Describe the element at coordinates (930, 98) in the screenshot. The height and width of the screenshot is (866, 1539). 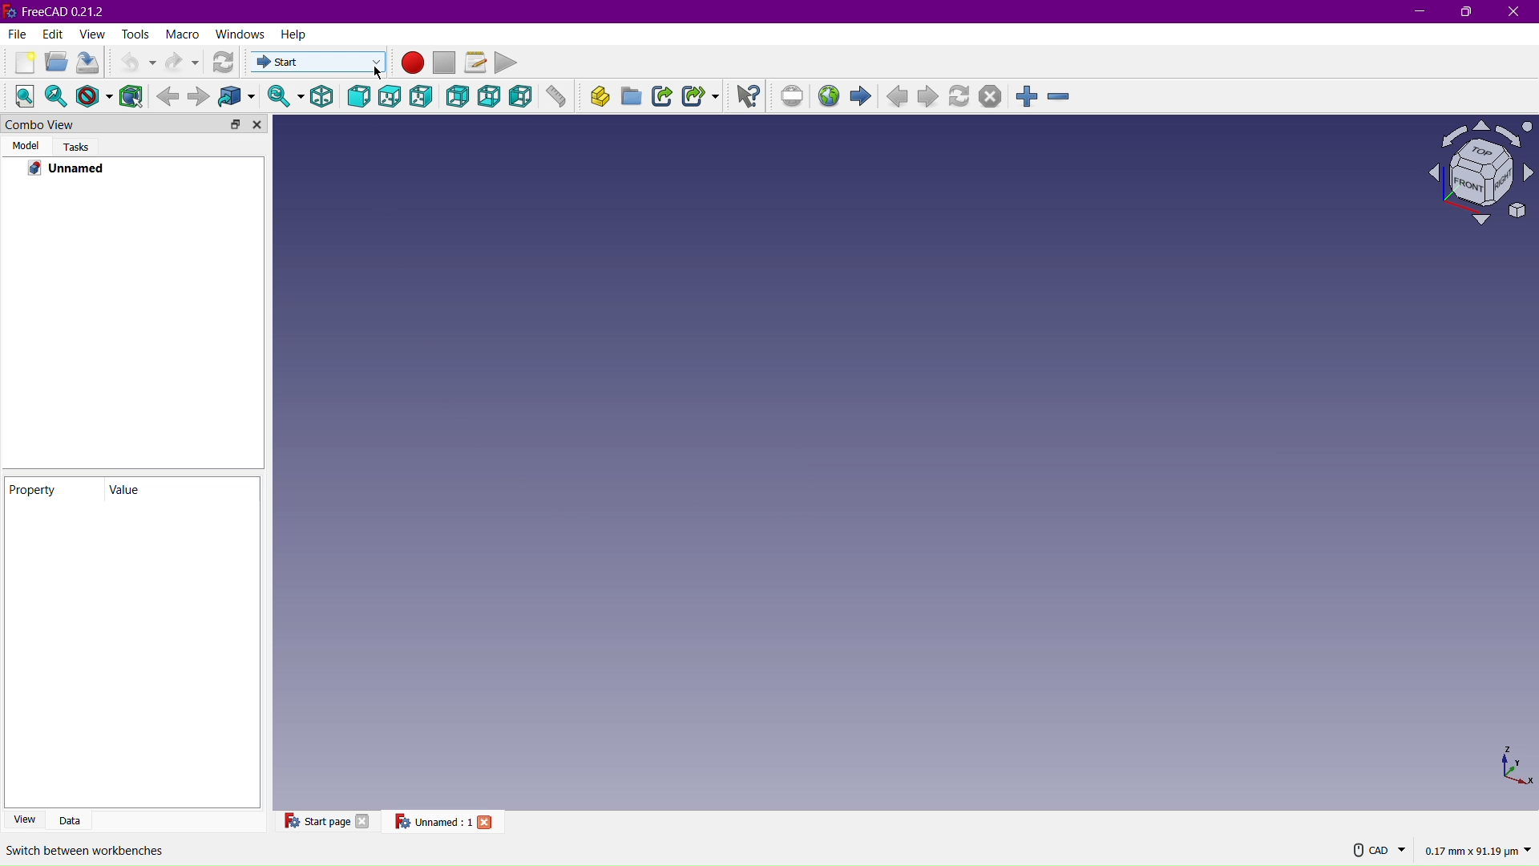
I see `Next page` at that location.